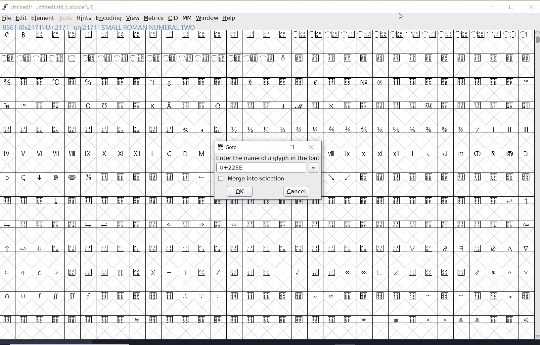  What do you see at coordinates (251, 178) in the screenshot?
I see `merge into selection` at bounding box center [251, 178].